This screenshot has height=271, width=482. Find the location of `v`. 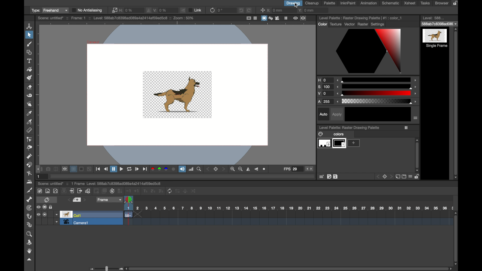

v is located at coordinates (161, 10).